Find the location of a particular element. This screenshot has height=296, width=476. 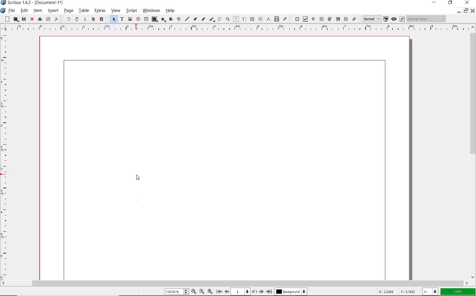

pdf list box is located at coordinates (337, 19).